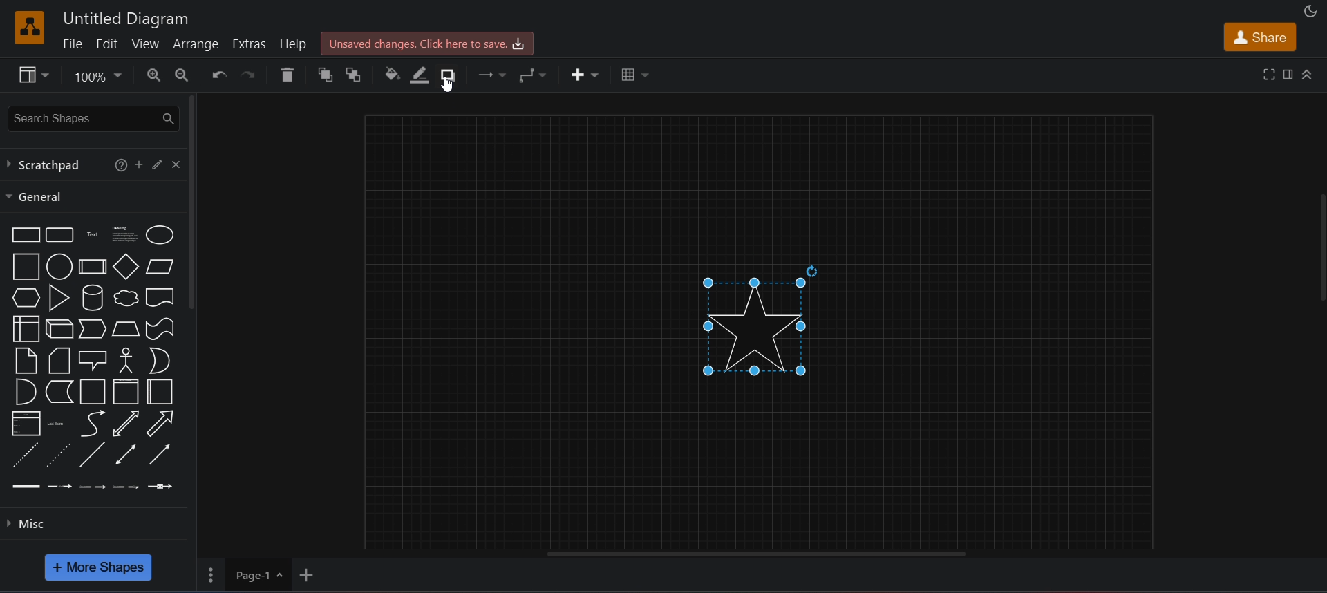 Image resolution: width=1327 pixels, height=593 pixels. What do you see at coordinates (452, 75) in the screenshot?
I see `shadow` at bounding box center [452, 75].